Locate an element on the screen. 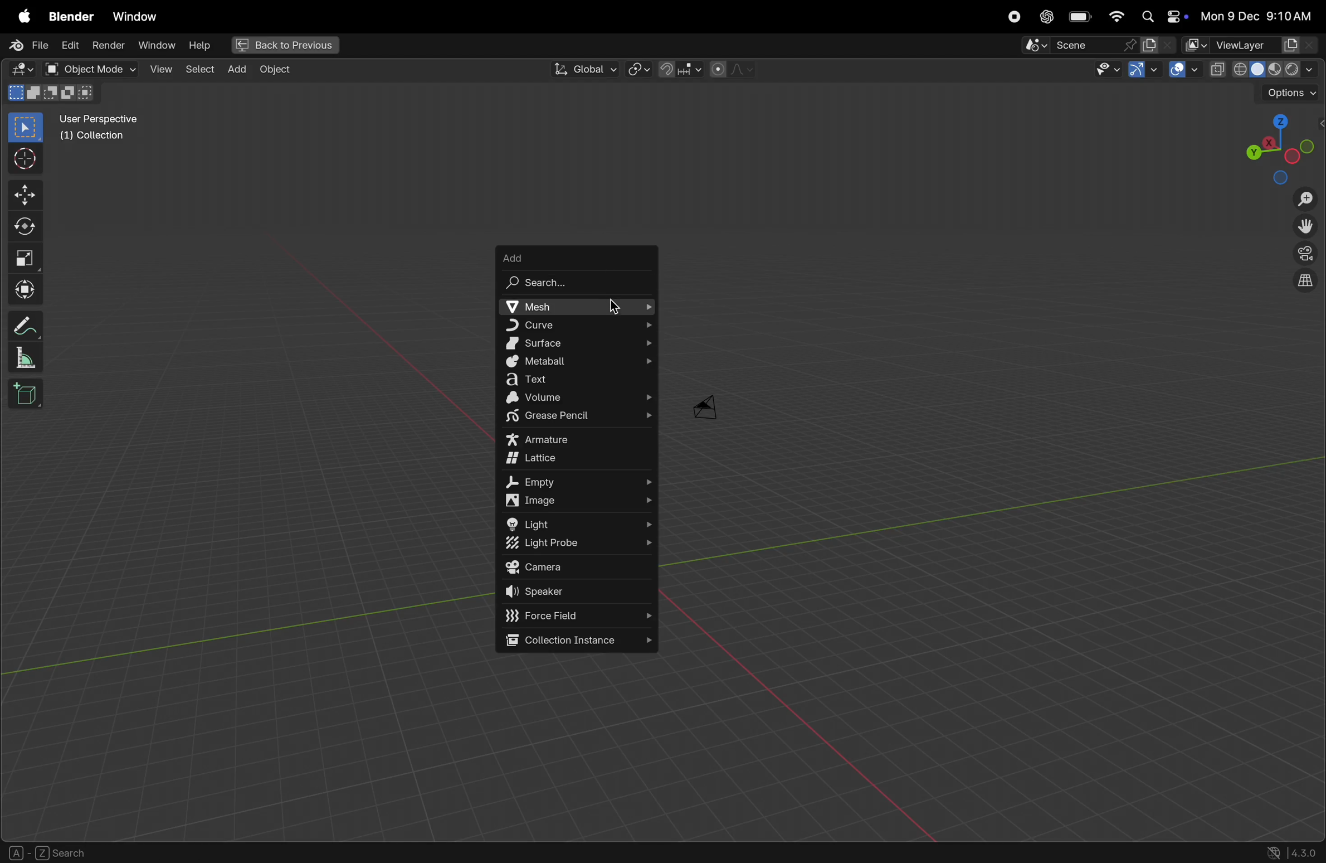  show overlays is located at coordinates (1184, 70).